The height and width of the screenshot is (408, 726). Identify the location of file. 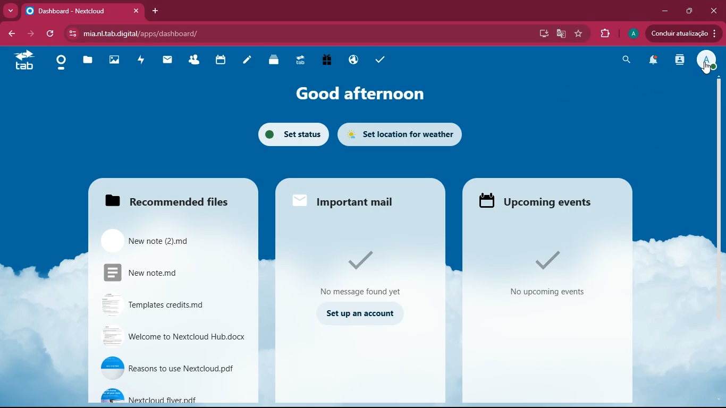
(174, 394).